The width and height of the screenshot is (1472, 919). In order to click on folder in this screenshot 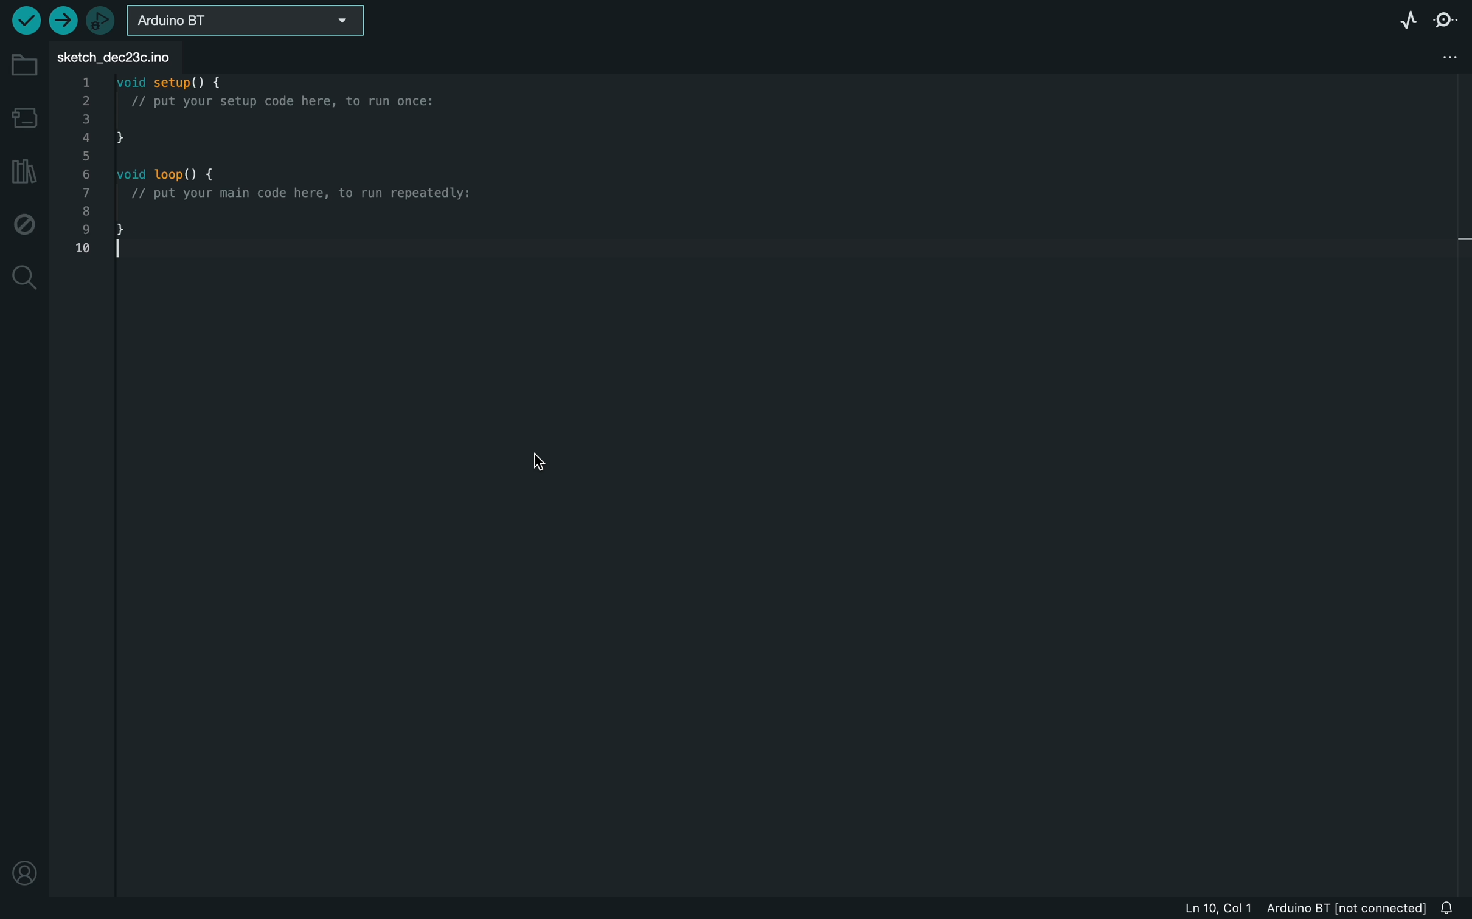, I will do `click(23, 65)`.